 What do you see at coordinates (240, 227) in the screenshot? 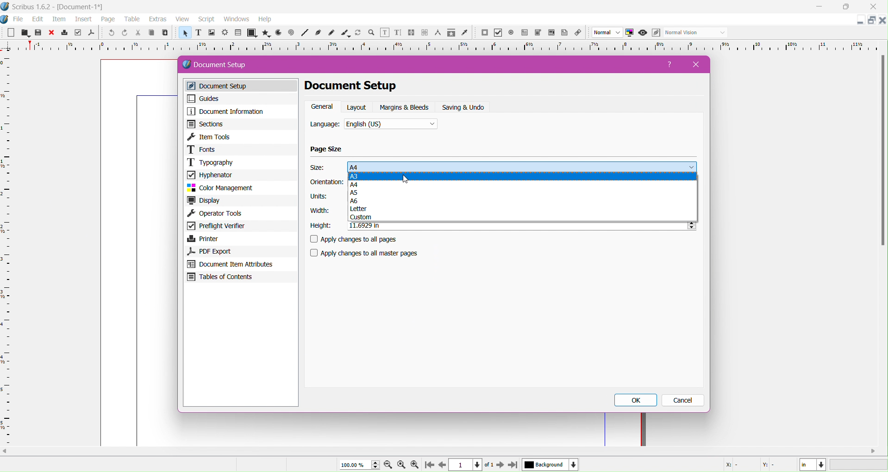
I see `Preflight Verifier` at bounding box center [240, 227].